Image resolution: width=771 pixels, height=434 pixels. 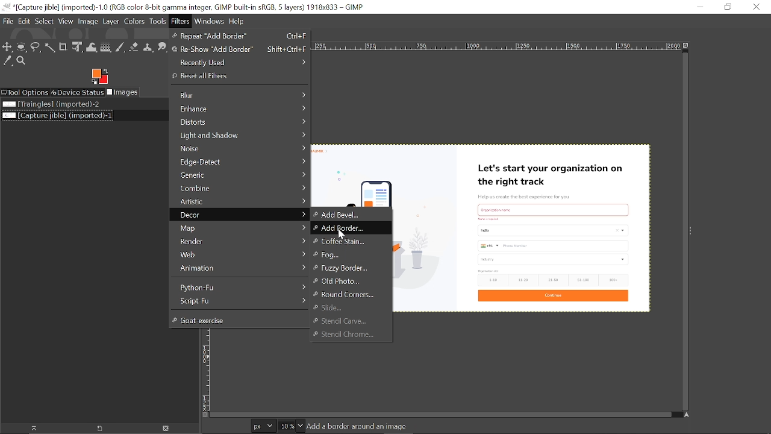 I want to click on Script-Fu, so click(x=240, y=301).